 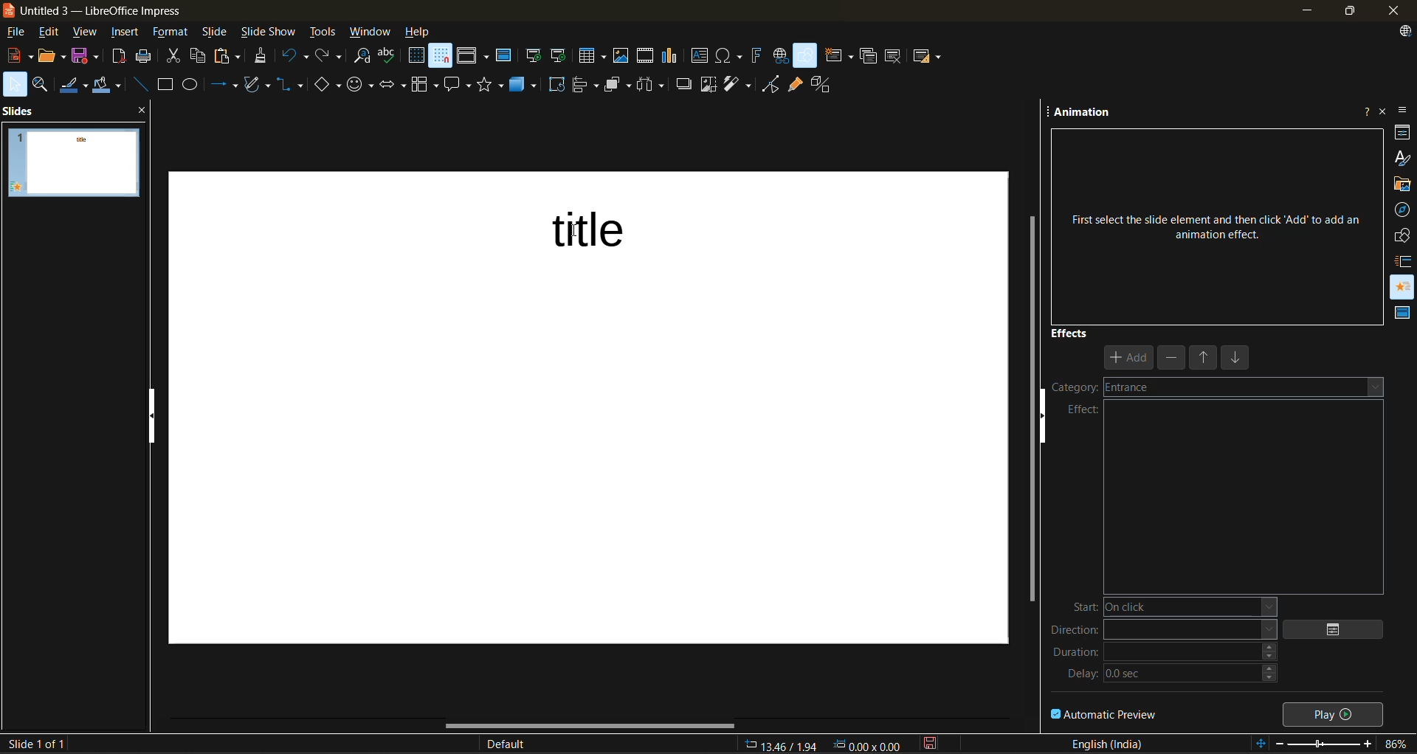 I want to click on start from first slide, so click(x=534, y=57).